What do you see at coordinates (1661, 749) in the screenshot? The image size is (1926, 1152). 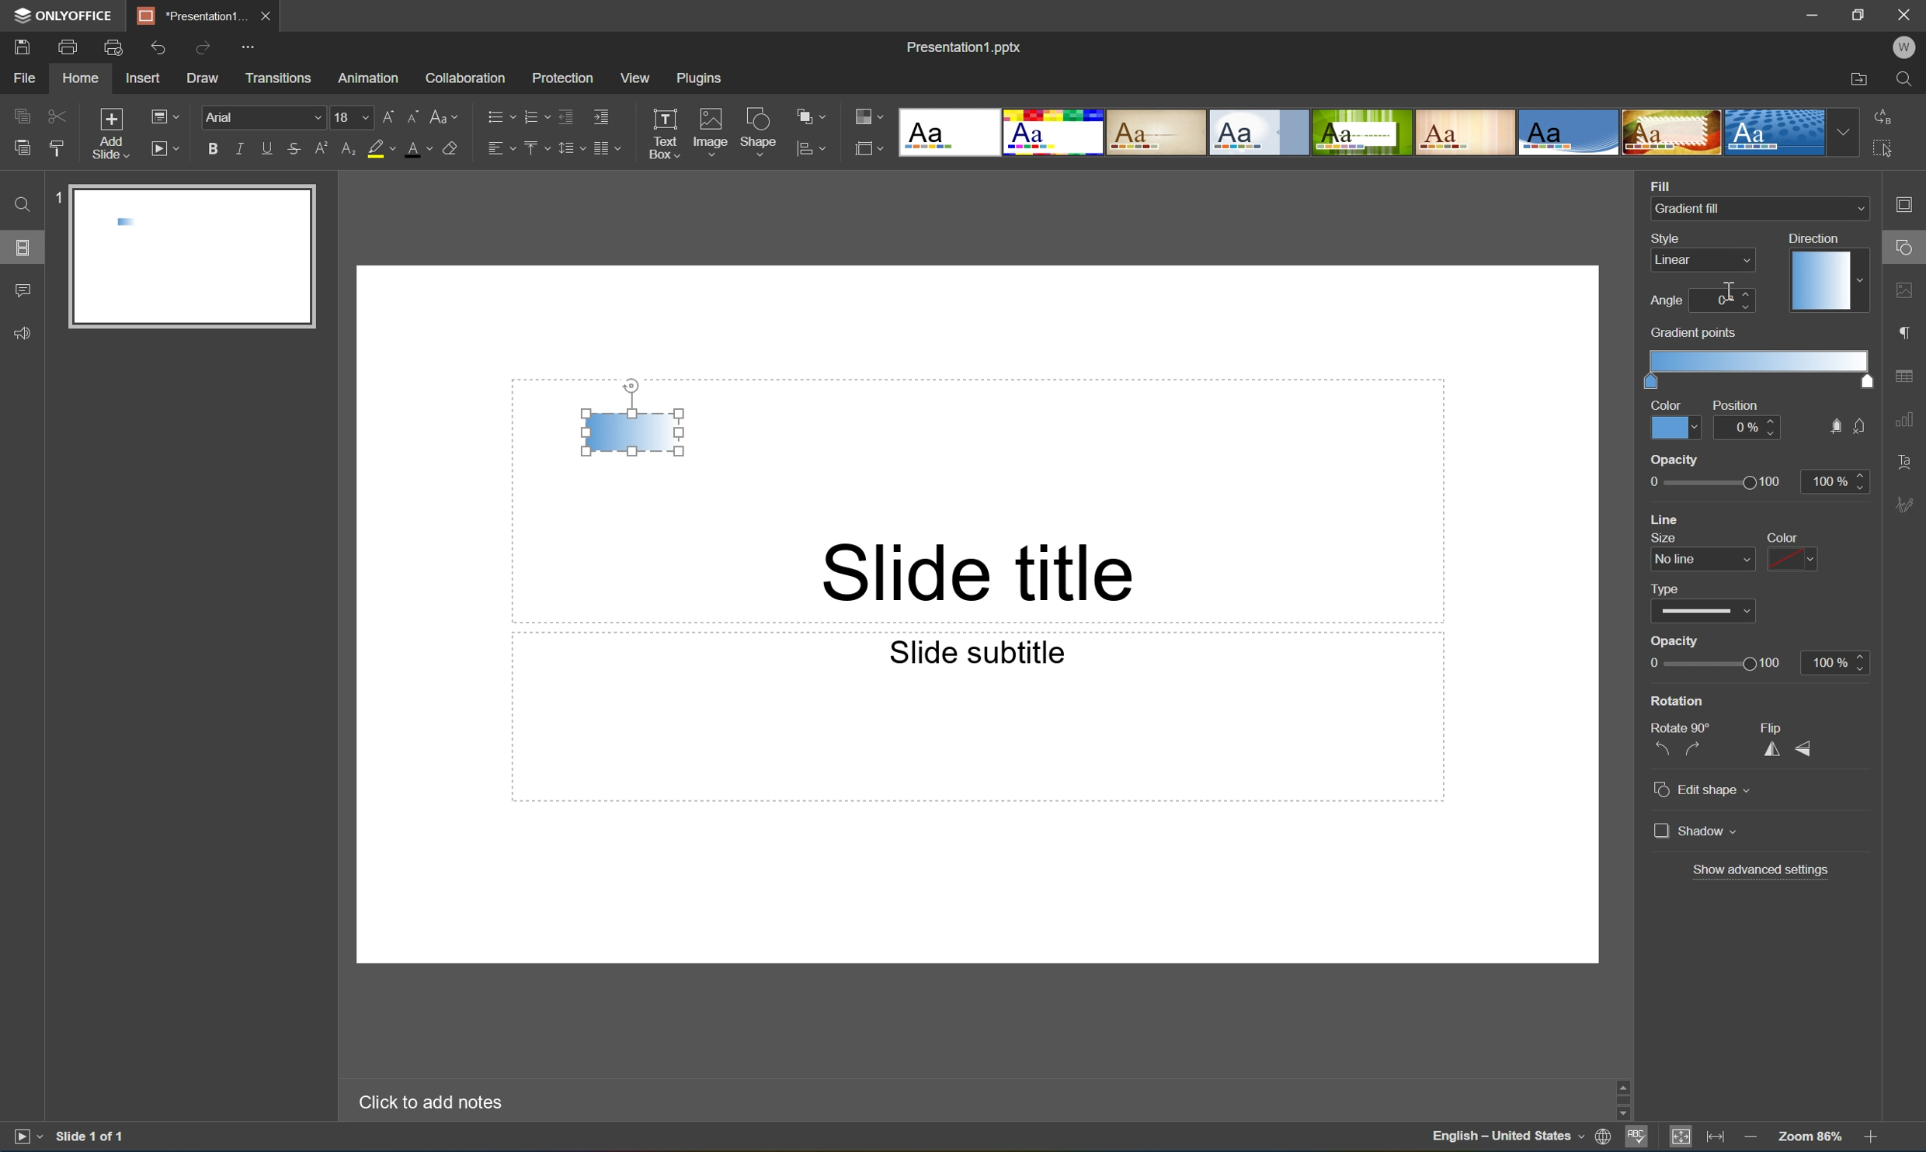 I see `Rotate 90° counterclockwise` at bounding box center [1661, 749].